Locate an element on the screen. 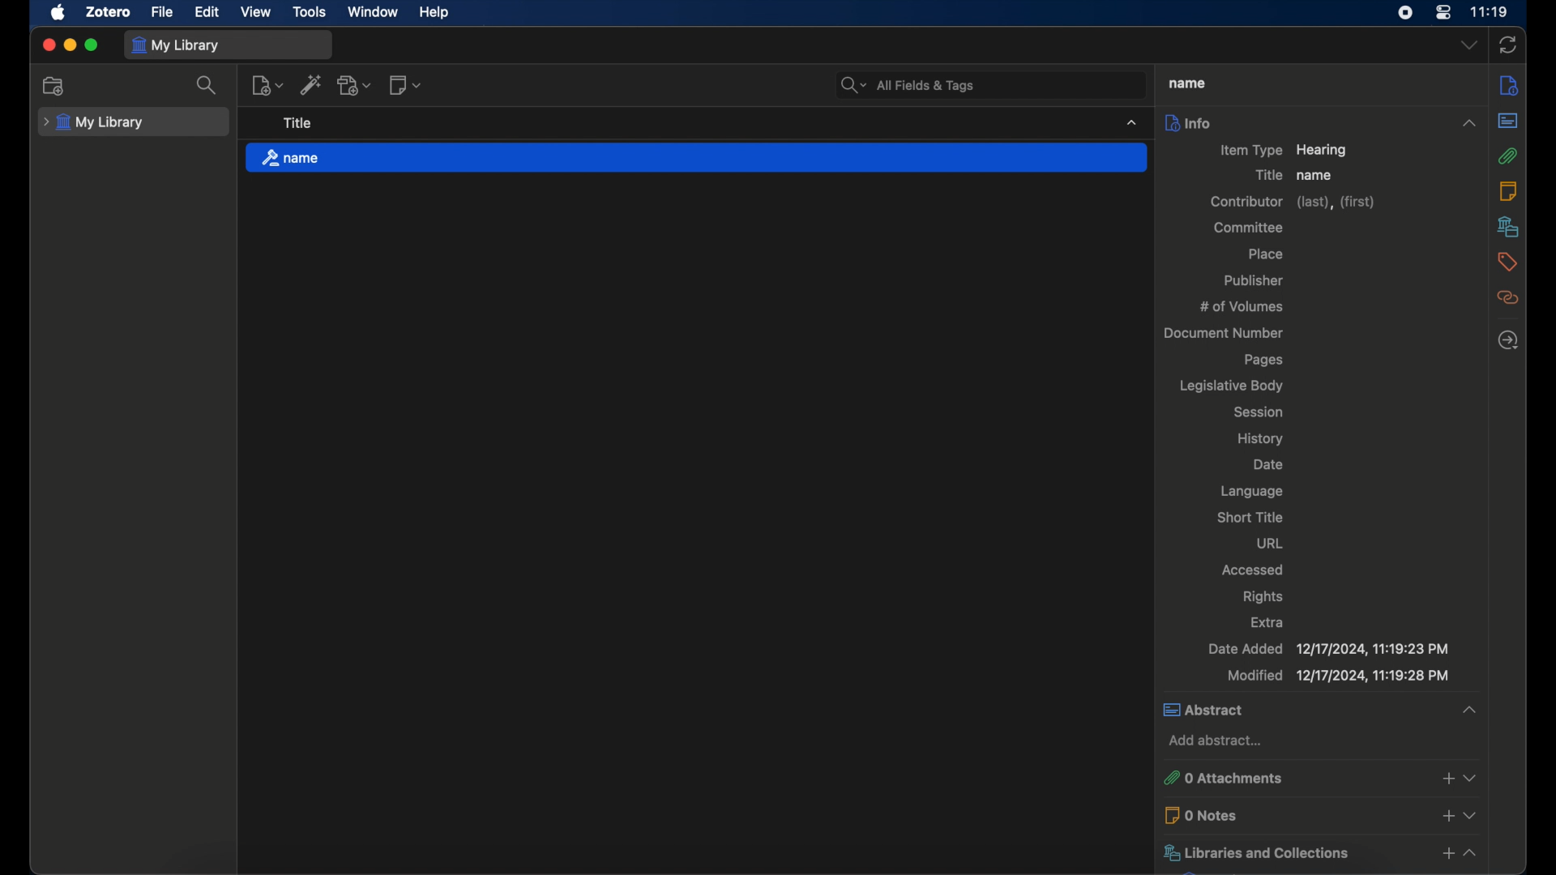 This screenshot has height=875, width=1556. abstract is located at coordinates (1321, 711).